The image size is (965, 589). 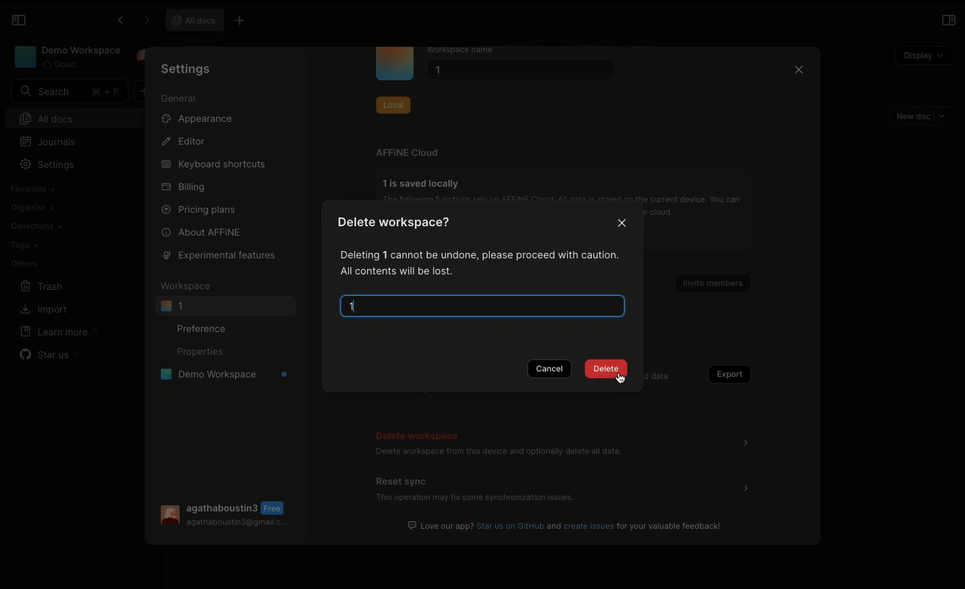 I want to click on Local, so click(x=393, y=102).